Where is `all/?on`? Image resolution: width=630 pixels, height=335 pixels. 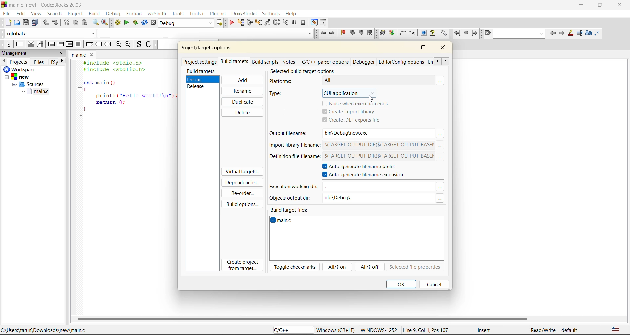
all/?on is located at coordinates (336, 266).